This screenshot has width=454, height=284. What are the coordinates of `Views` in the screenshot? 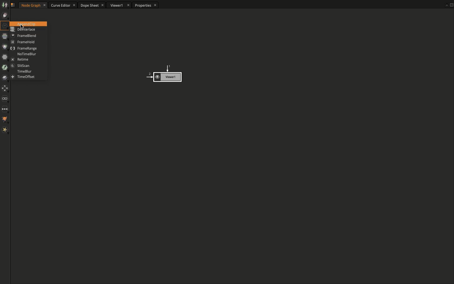 It's located at (6, 99).